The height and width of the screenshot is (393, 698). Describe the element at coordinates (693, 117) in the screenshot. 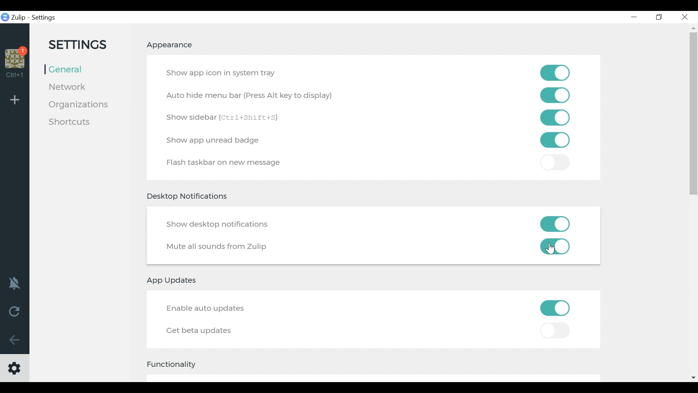

I see `vertical scroll bar` at that location.